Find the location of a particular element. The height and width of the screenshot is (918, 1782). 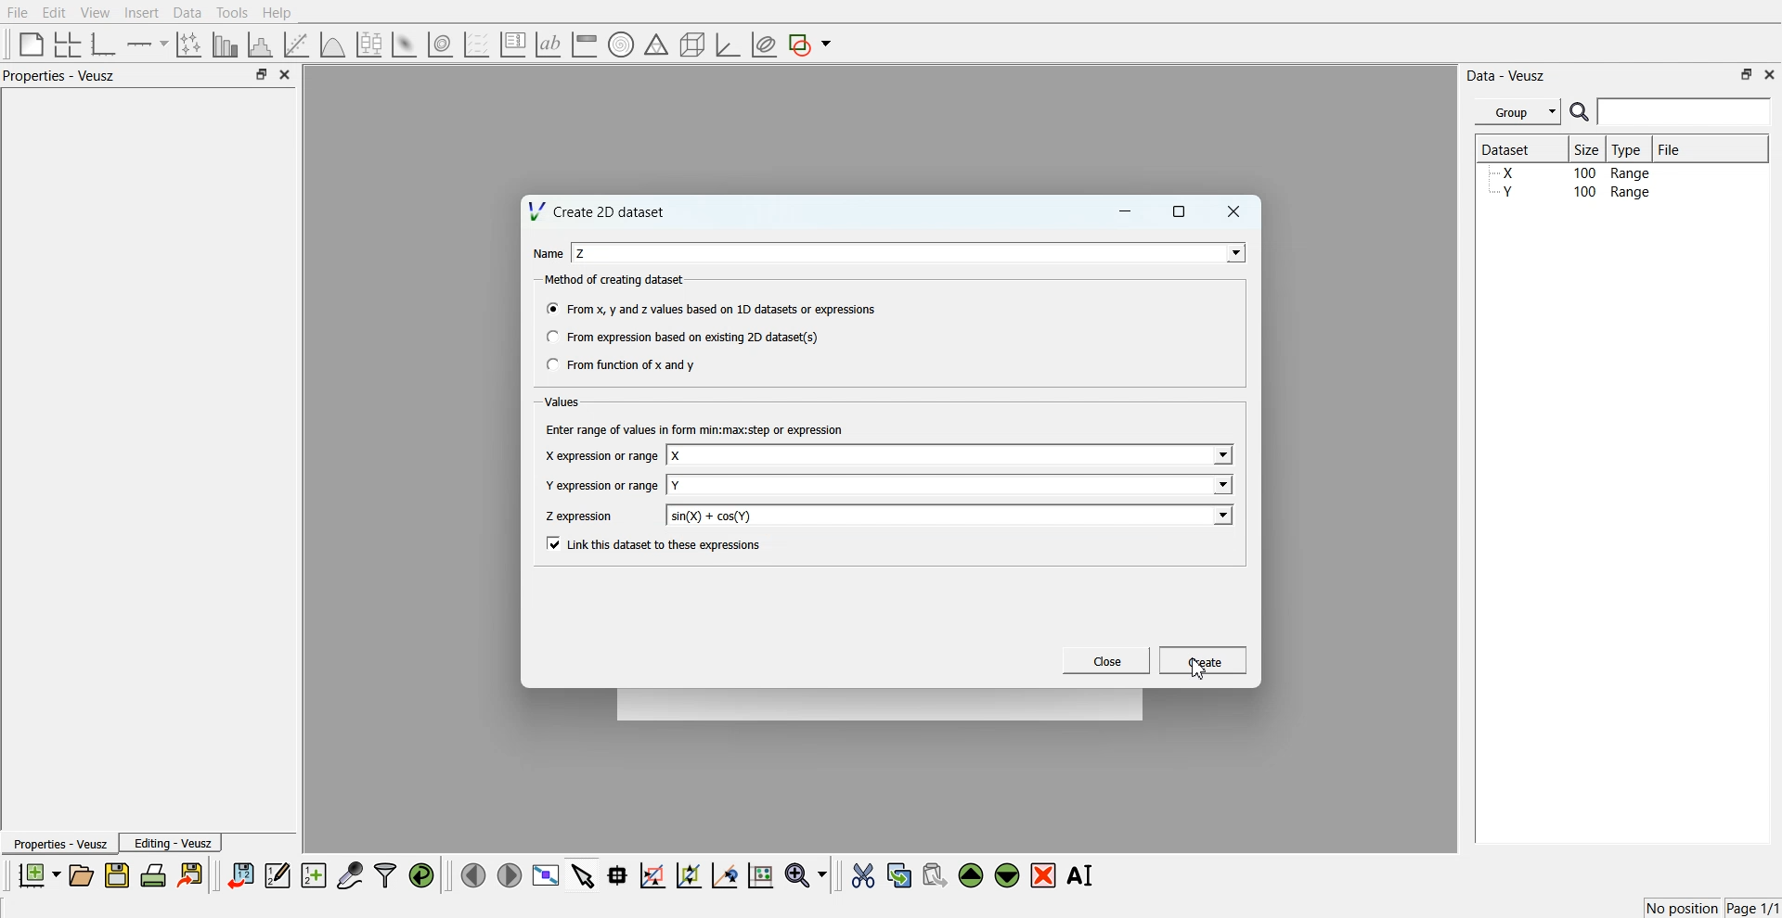

File is located at coordinates (1672, 148).